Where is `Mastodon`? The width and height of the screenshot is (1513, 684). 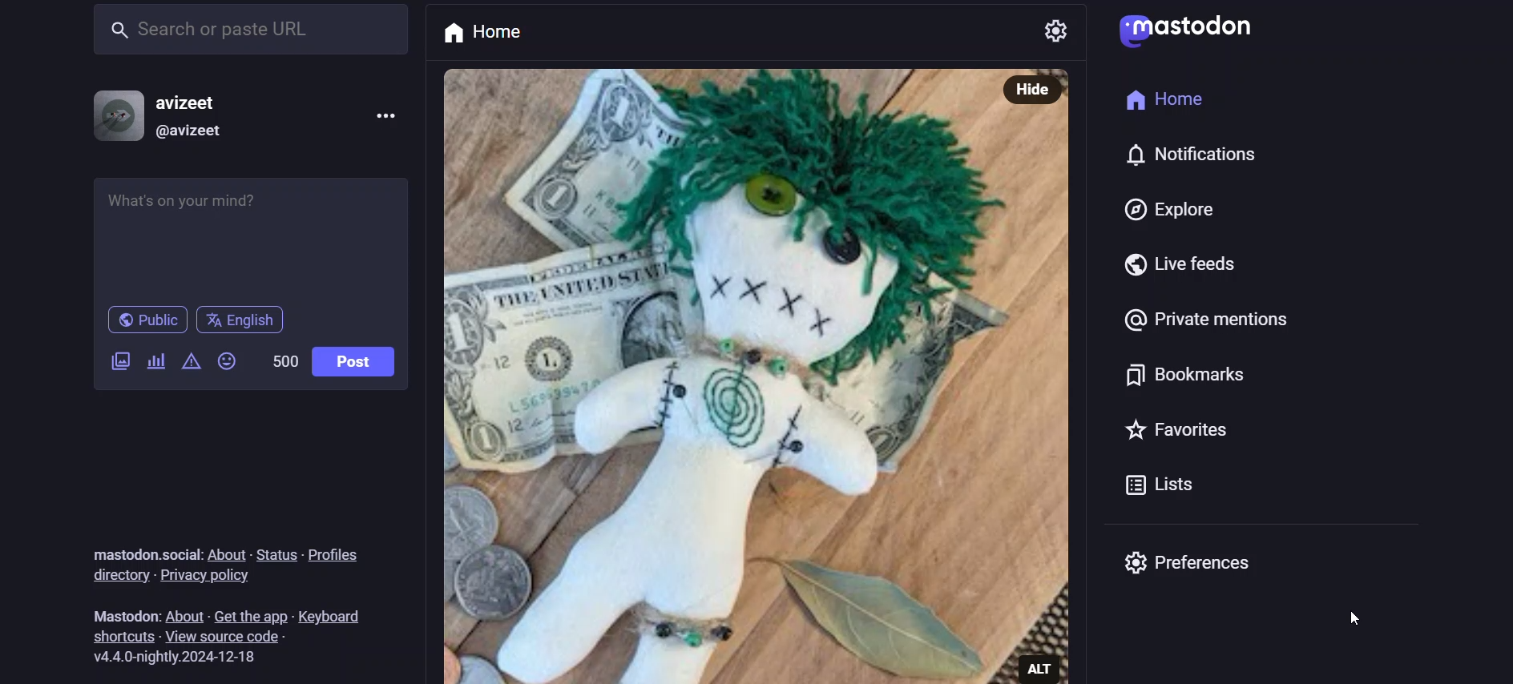
Mastodon is located at coordinates (125, 615).